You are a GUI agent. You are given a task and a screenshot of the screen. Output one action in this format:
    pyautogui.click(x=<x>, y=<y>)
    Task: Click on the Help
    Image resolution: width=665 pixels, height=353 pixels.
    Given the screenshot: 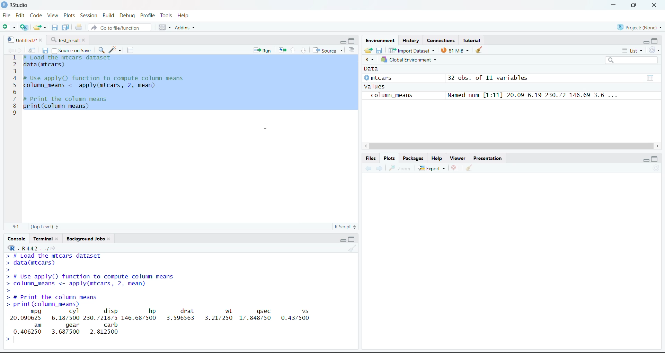 What is the action you would take?
    pyautogui.click(x=437, y=158)
    